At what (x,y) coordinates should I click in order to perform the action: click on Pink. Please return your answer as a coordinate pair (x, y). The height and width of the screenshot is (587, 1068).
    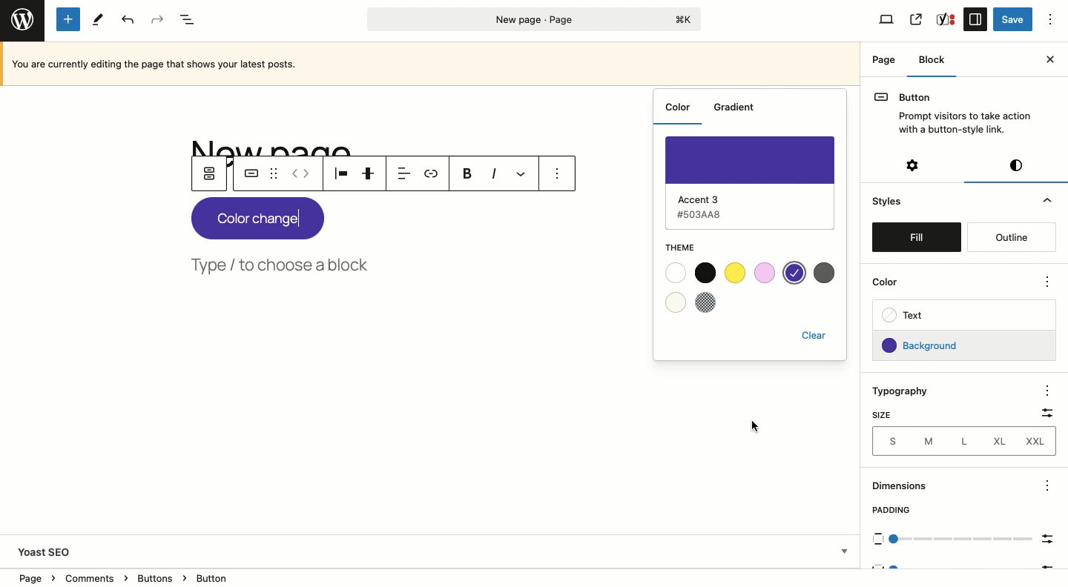
    Looking at the image, I should click on (764, 273).